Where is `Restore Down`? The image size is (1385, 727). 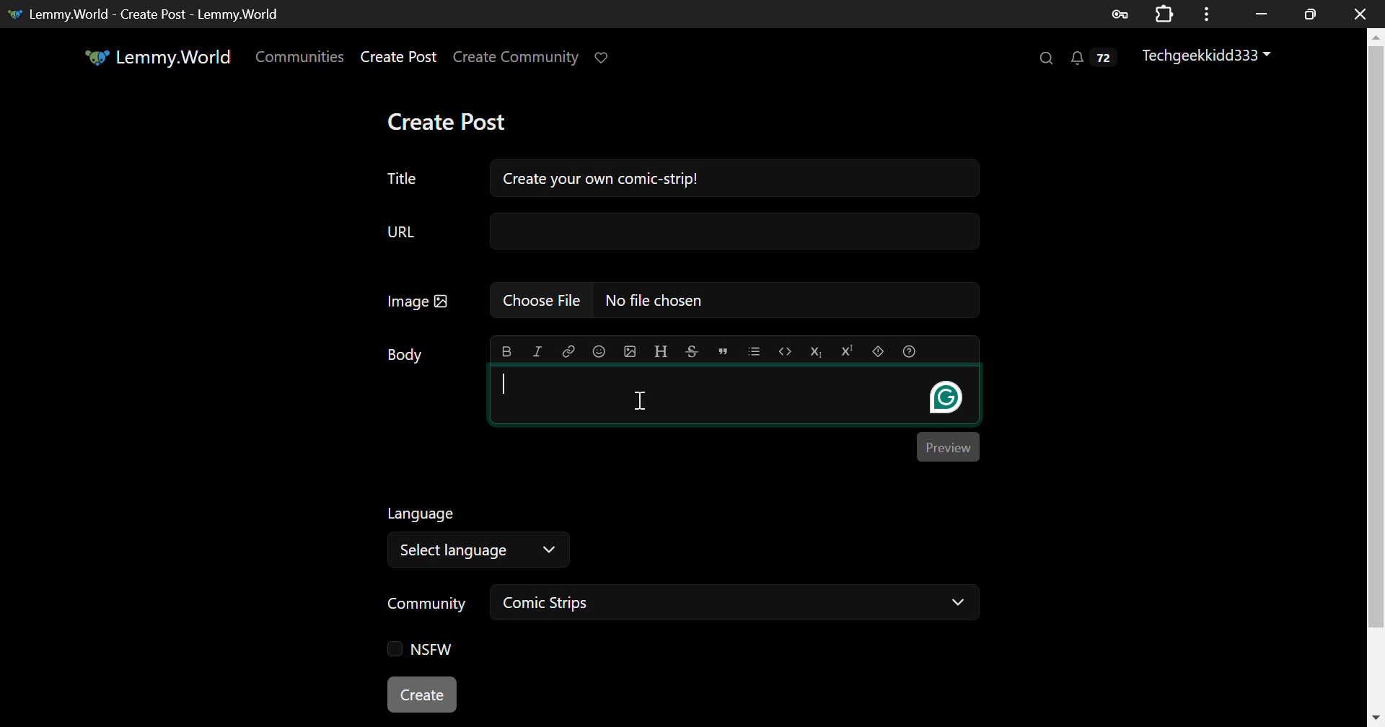
Restore Down is located at coordinates (1262, 12).